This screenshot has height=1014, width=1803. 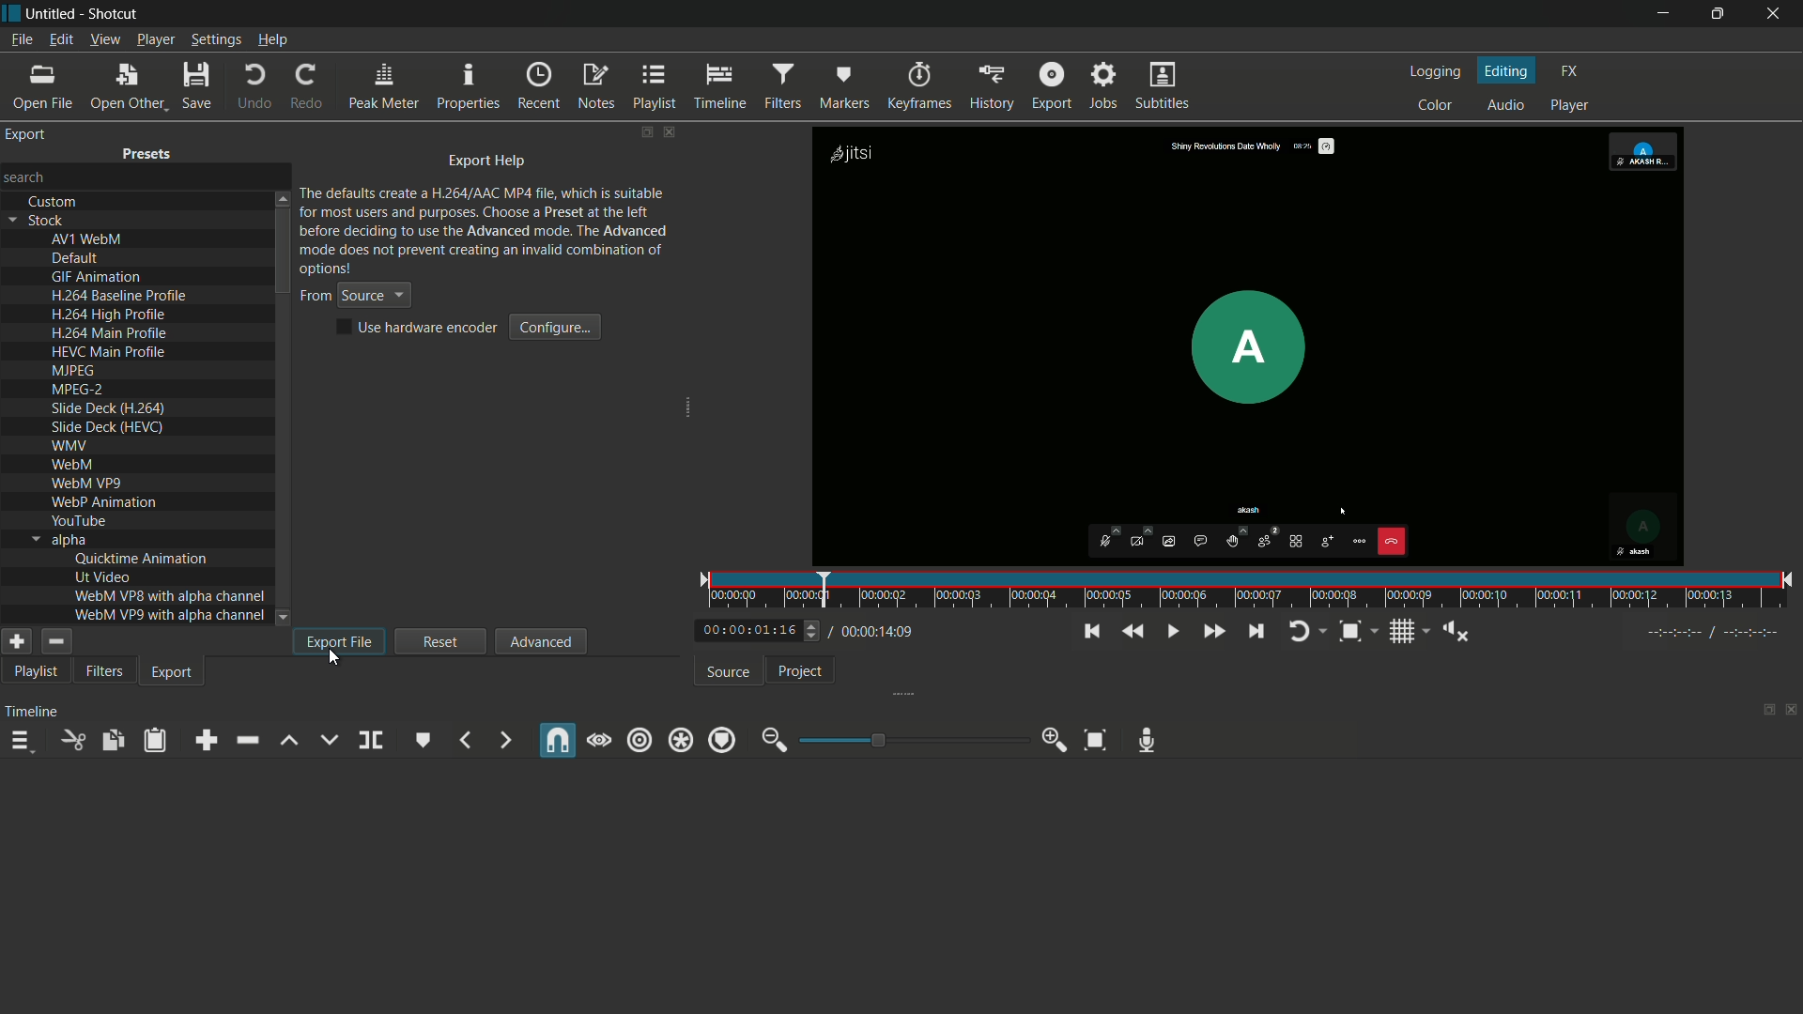 What do you see at coordinates (1792, 712) in the screenshot?
I see `close timeline` at bounding box center [1792, 712].